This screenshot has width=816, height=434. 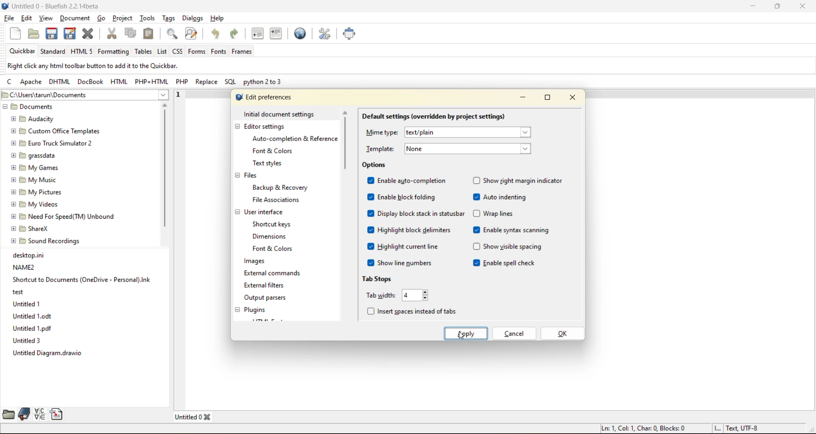 I want to click on template, so click(x=450, y=149).